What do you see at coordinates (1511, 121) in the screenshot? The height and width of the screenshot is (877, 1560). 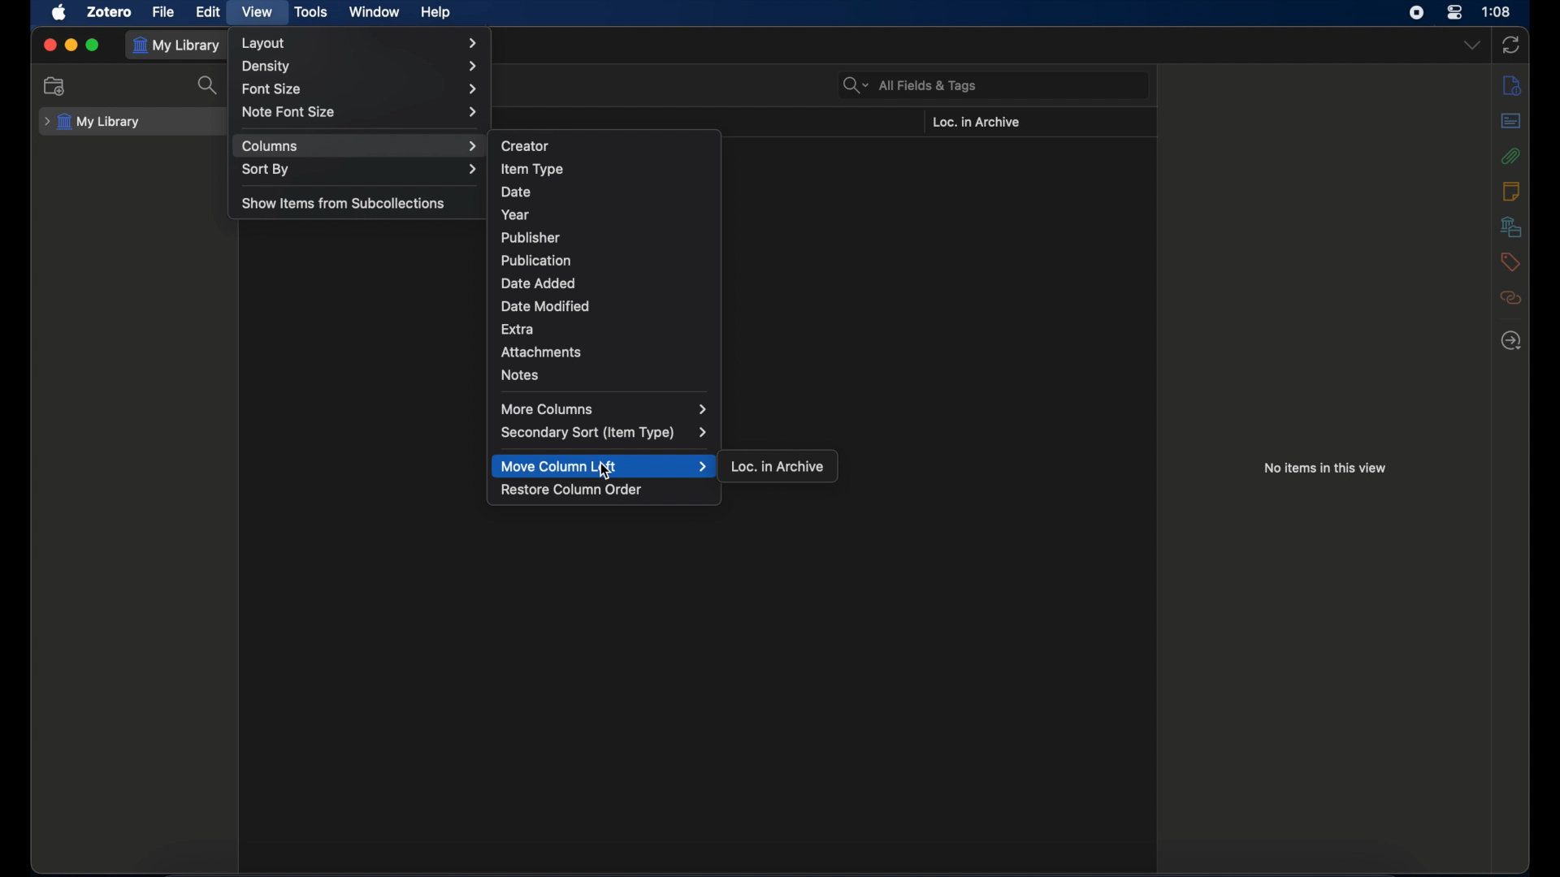 I see `abstract` at bounding box center [1511, 121].